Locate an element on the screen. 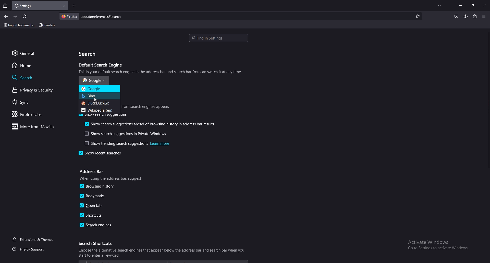 The height and width of the screenshot is (263, 490). show search suggestions ahead of browsing history is located at coordinates (151, 124).